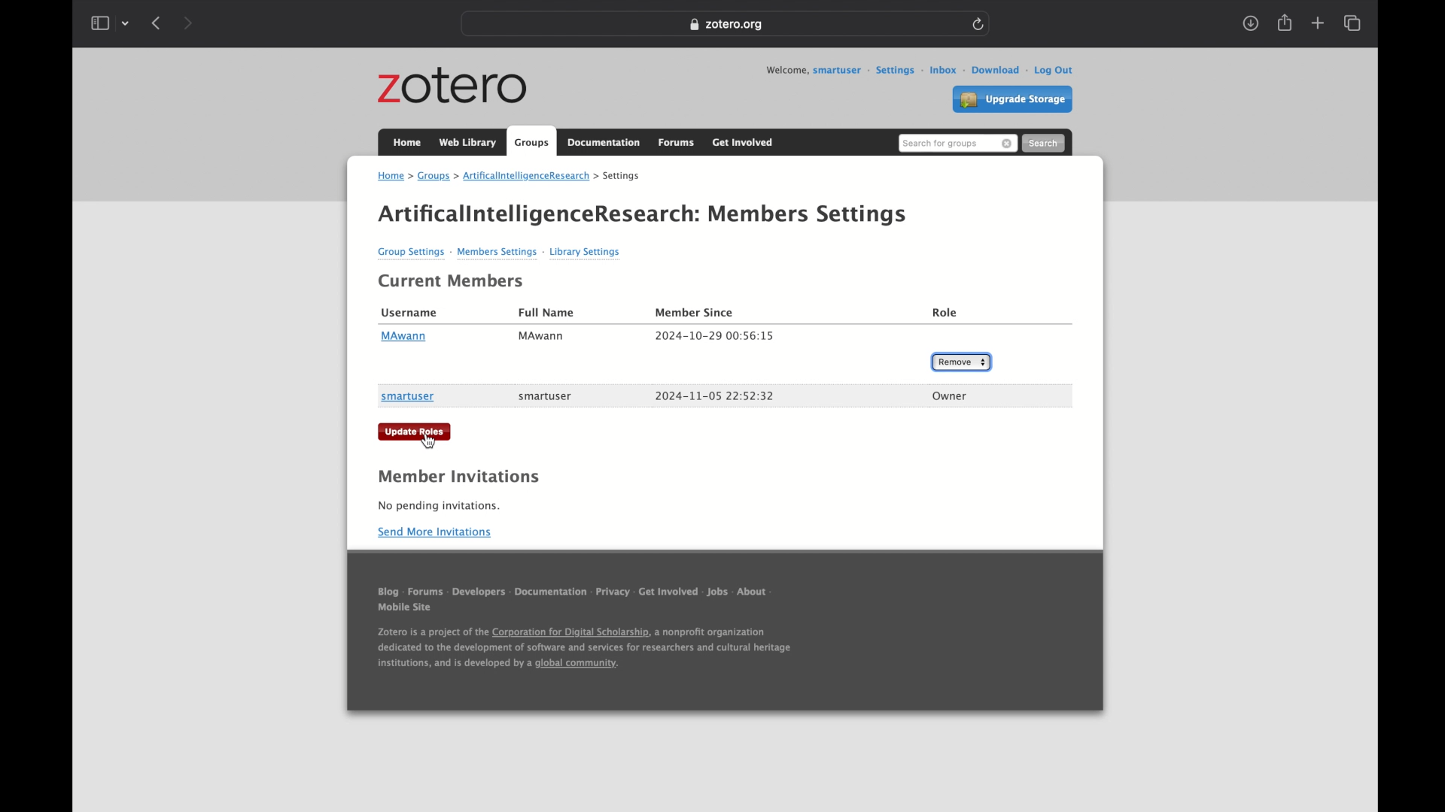 The height and width of the screenshot is (812, 1445). Describe the element at coordinates (604, 143) in the screenshot. I see `documentation` at that location.